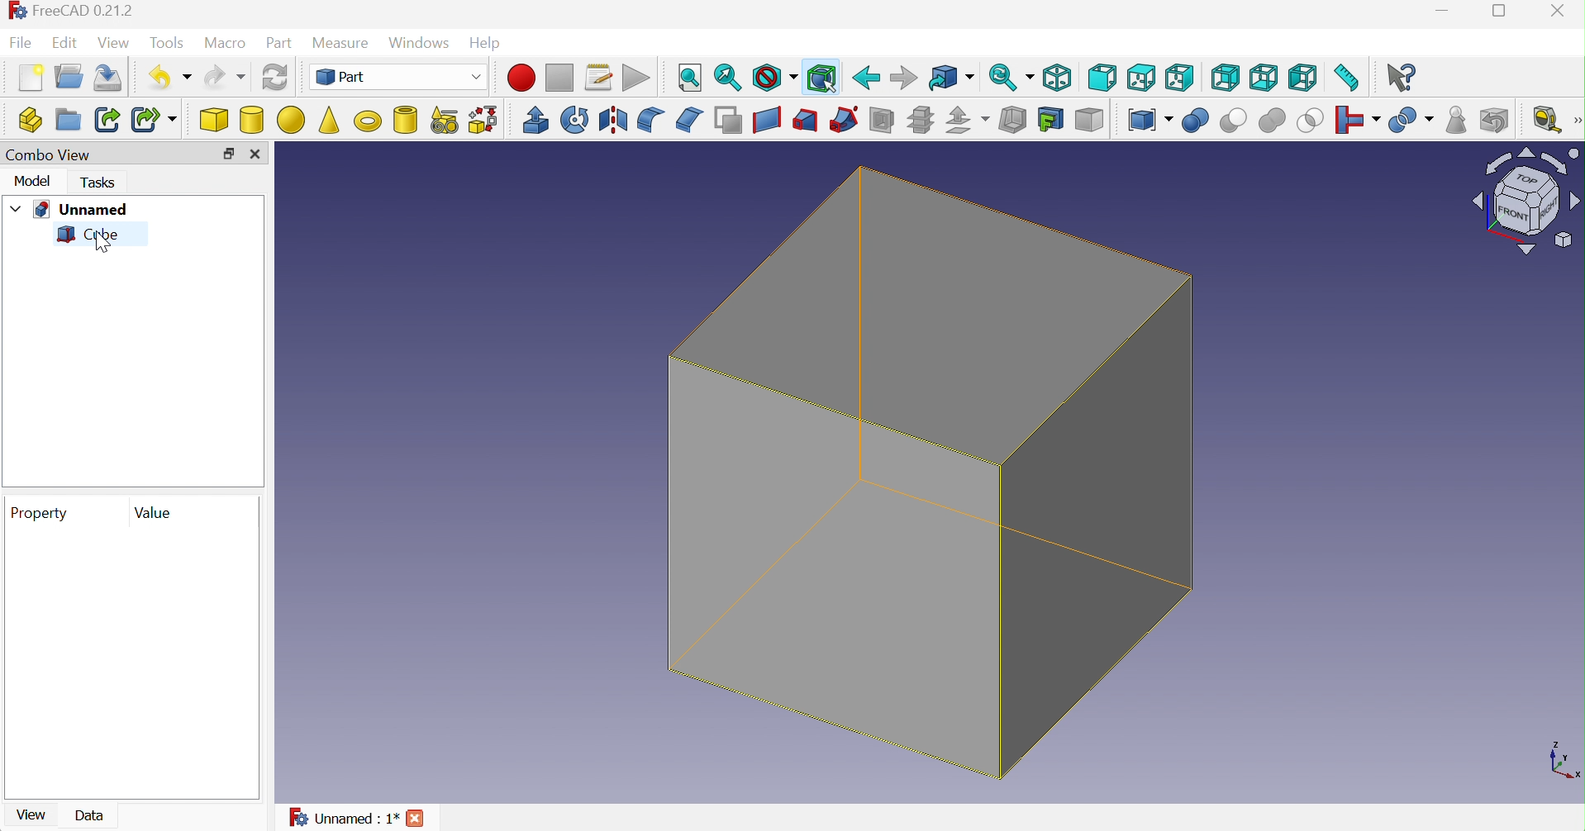  I want to click on Windows, so click(421, 43).